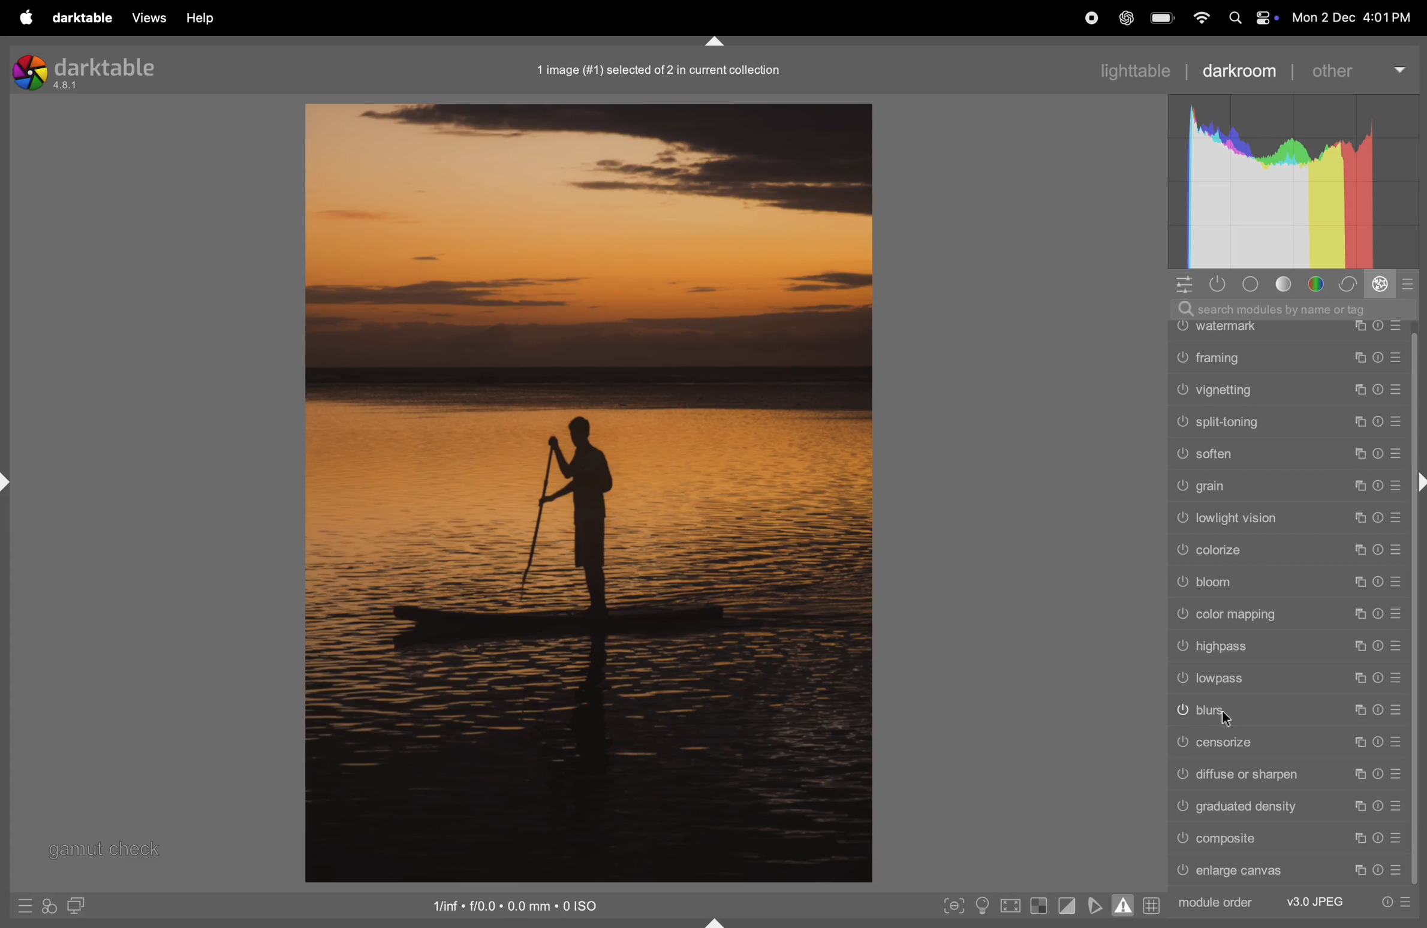 This screenshot has width=1427, height=928. What do you see at coordinates (83, 18) in the screenshot?
I see `darktable` at bounding box center [83, 18].